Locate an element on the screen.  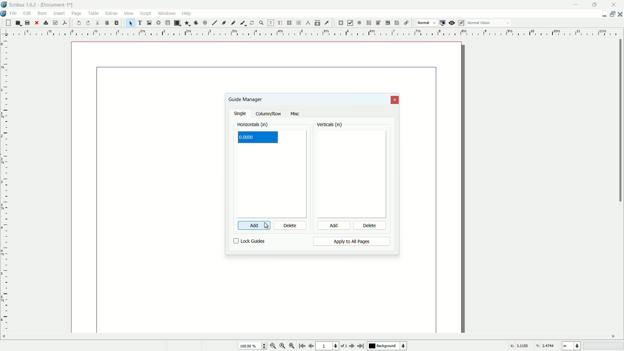
edit menu is located at coordinates (28, 13).